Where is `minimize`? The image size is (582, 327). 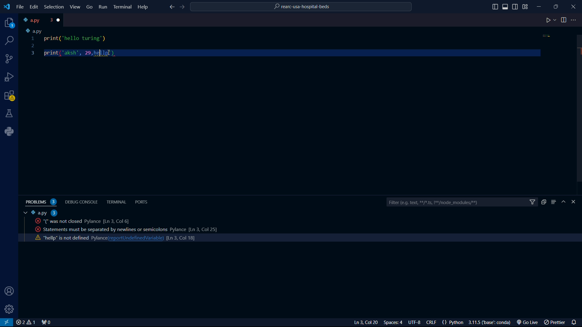
minimize is located at coordinates (541, 5).